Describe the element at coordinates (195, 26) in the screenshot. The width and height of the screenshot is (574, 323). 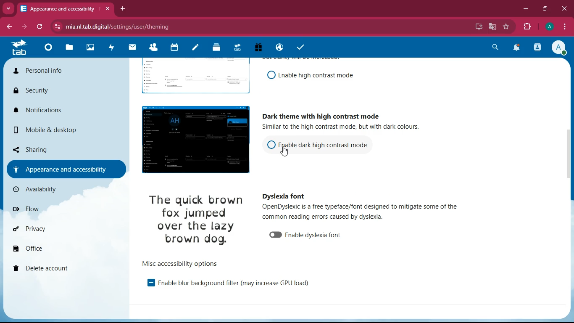
I see `url` at that location.